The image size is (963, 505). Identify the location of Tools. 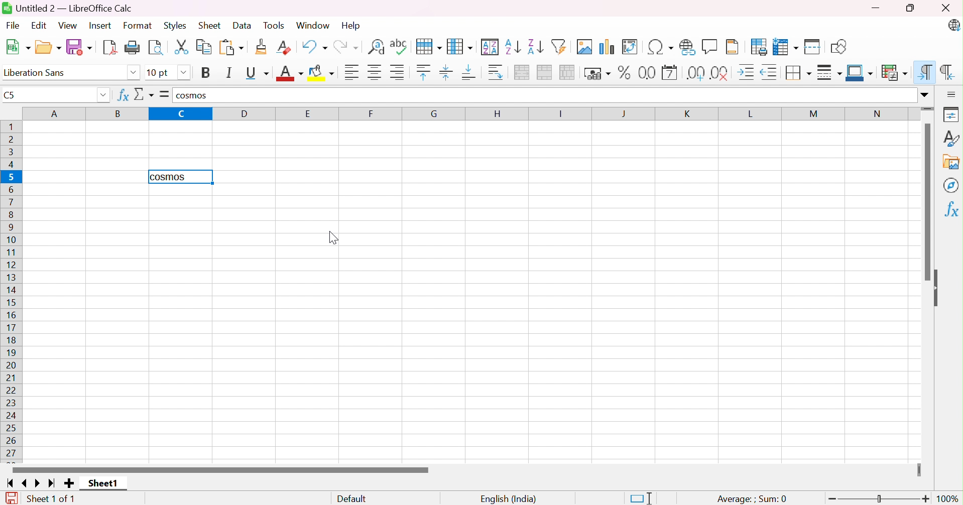
(277, 24).